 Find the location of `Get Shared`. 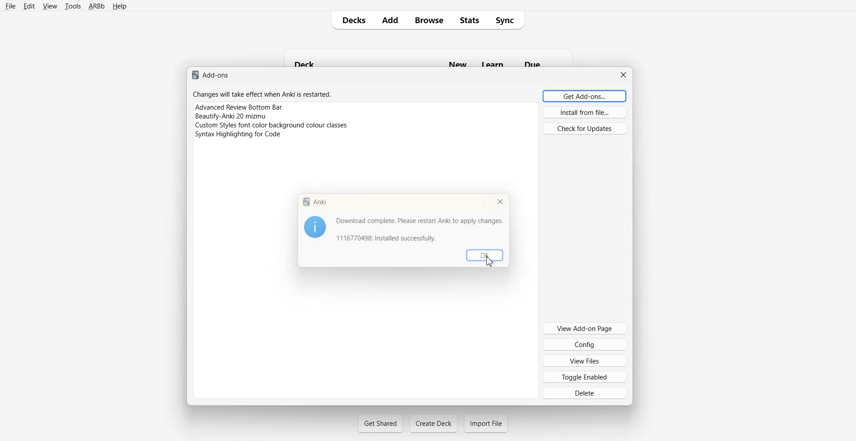

Get Shared is located at coordinates (381, 422).